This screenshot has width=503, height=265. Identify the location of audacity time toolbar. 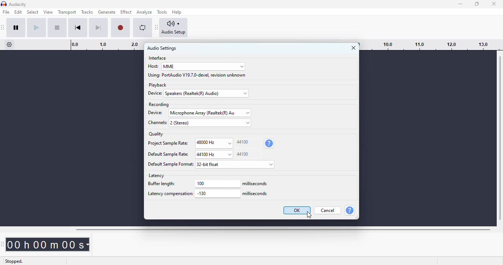
(3, 244).